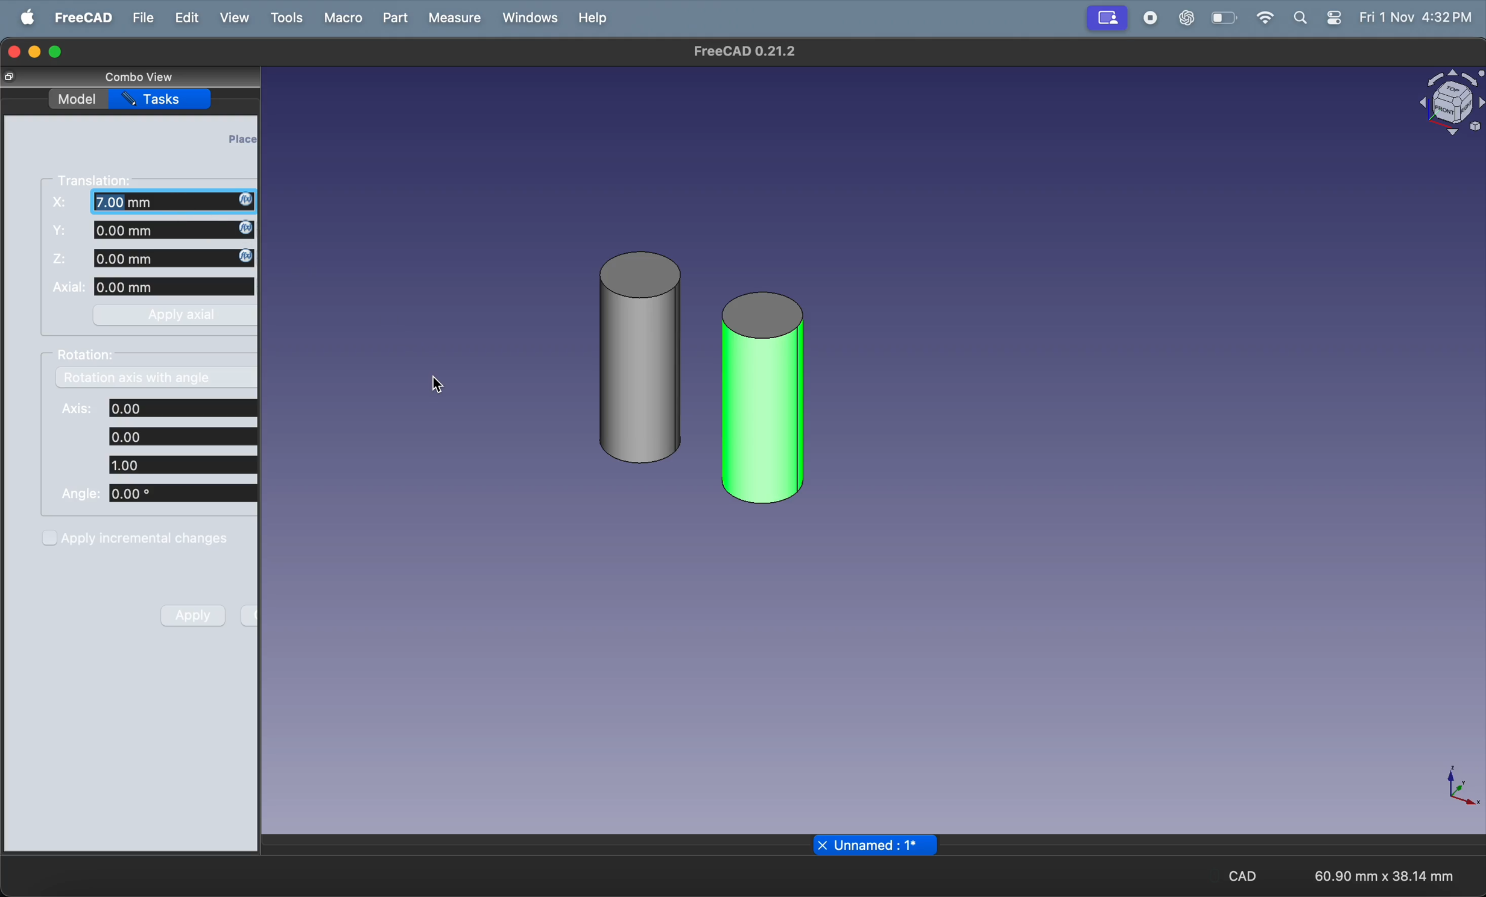  What do you see at coordinates (186, 17) in the screenshot?
I see `edit` at bounding box center [186, 17].